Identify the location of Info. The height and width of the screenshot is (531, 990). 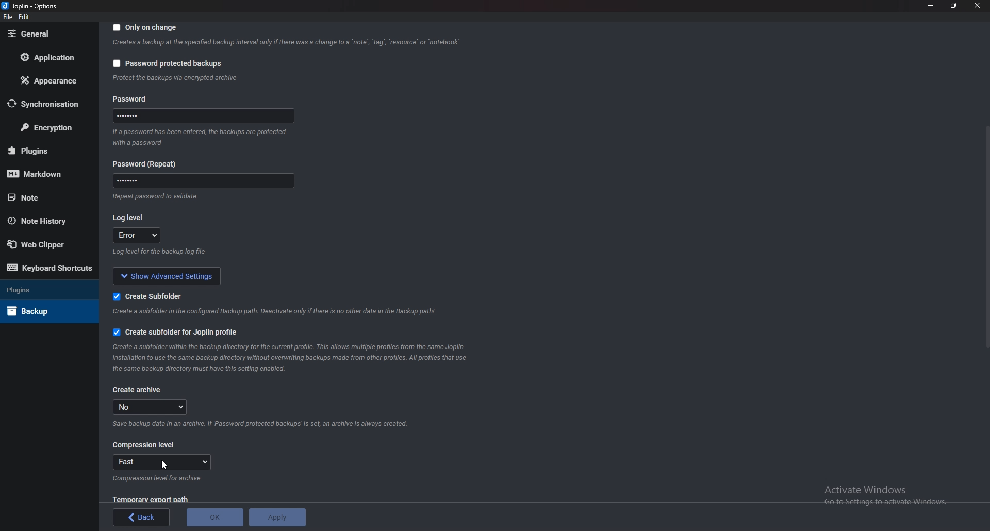
(286, 44).